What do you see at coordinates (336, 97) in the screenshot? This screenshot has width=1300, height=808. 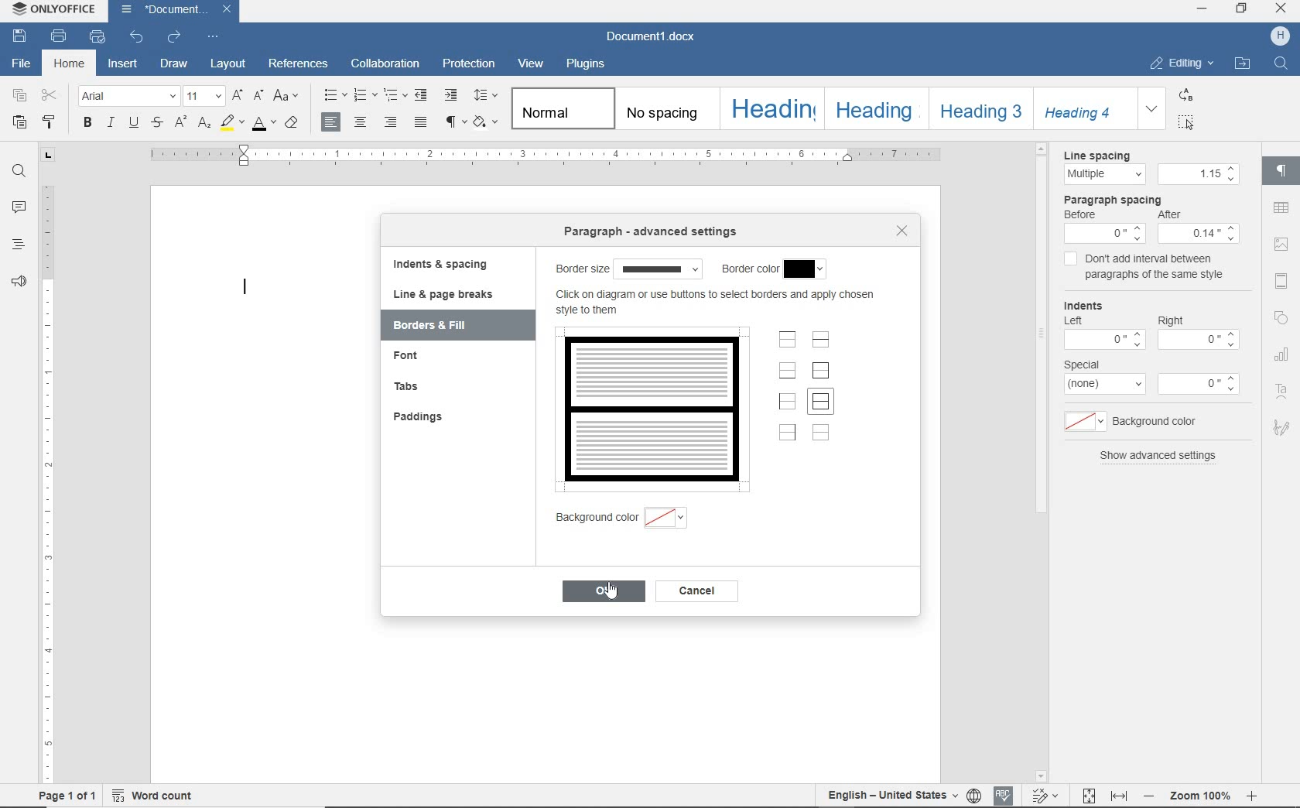 I see `bullets` at bounding box center [336, 97].